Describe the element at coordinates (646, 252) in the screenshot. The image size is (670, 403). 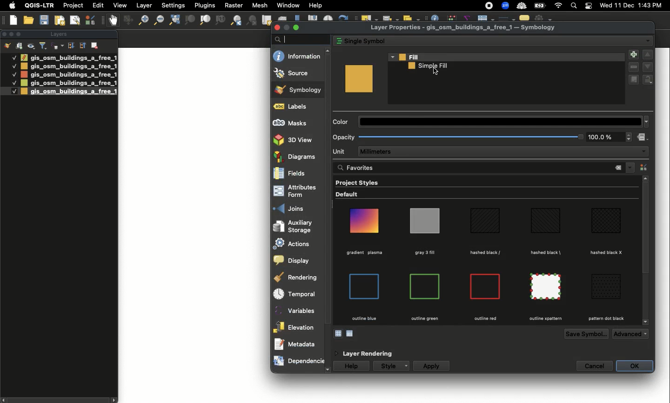
I see `Scroll` at that location.